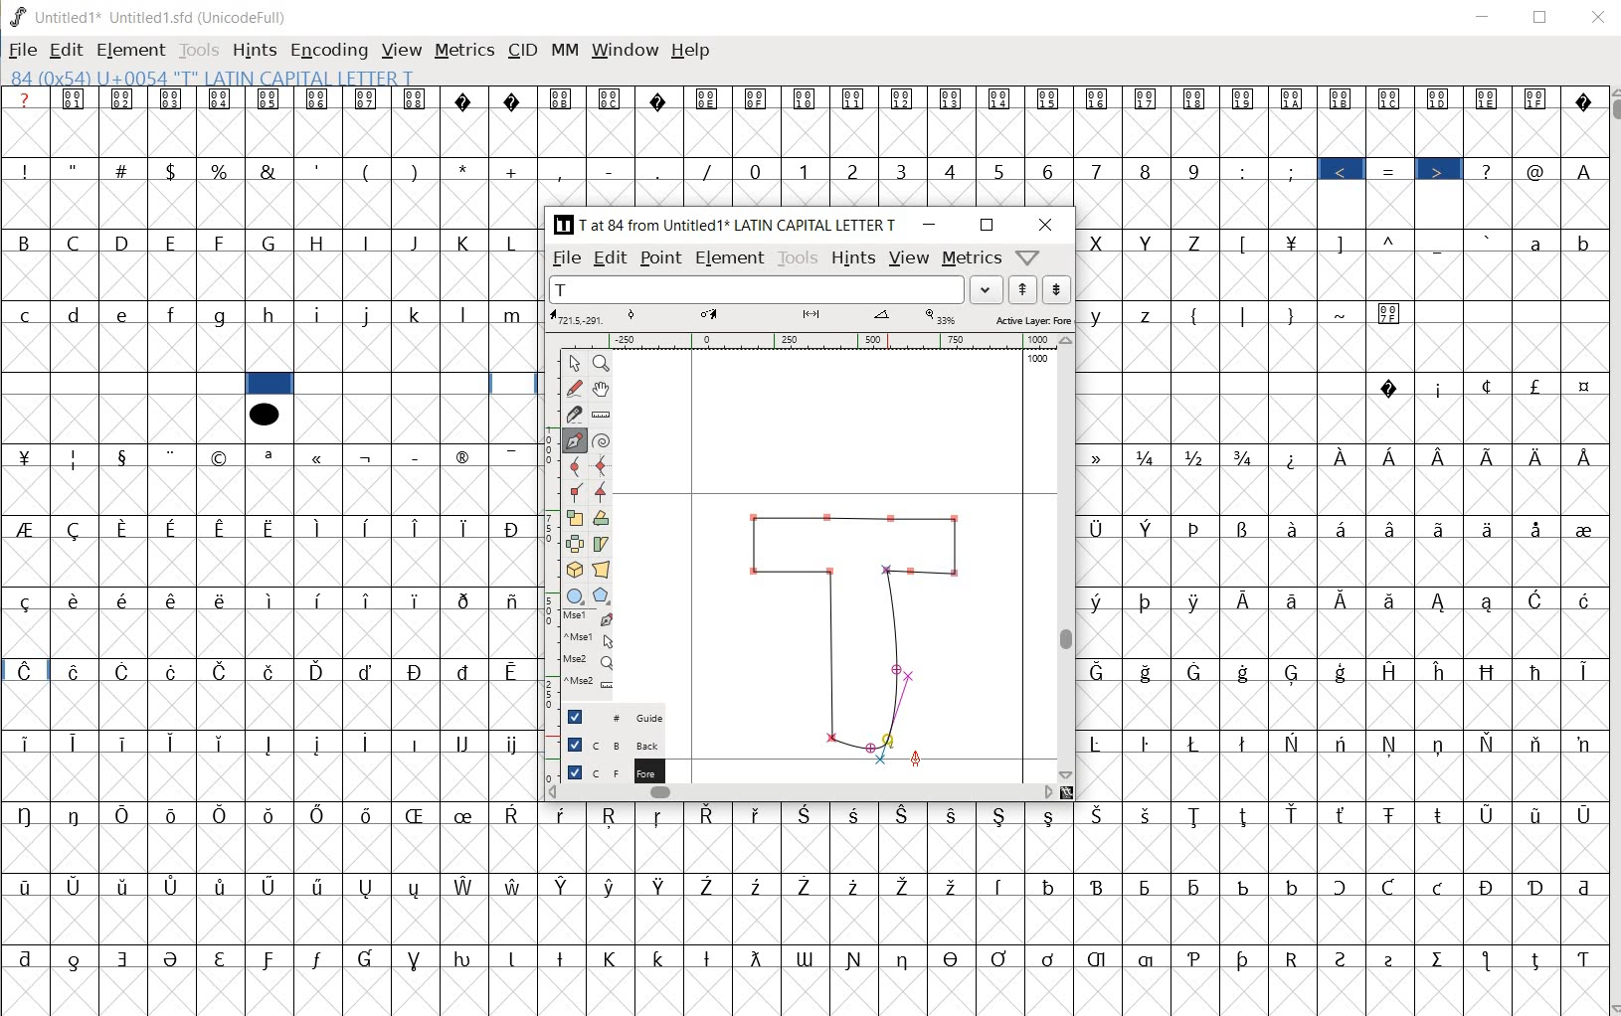 This screenshot has width=1621, height=1016. What do you see at coordinates (25, 528) in the screenshot?
I see `Symbol` at bounding box center [25, 528].